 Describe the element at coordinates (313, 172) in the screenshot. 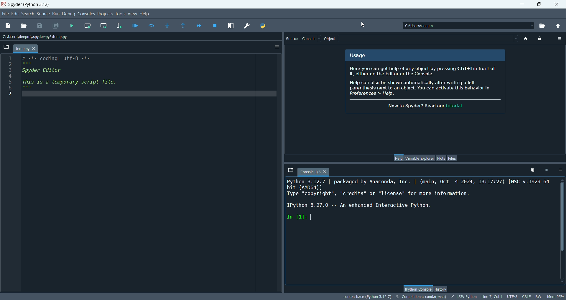

I see `console` at that location.